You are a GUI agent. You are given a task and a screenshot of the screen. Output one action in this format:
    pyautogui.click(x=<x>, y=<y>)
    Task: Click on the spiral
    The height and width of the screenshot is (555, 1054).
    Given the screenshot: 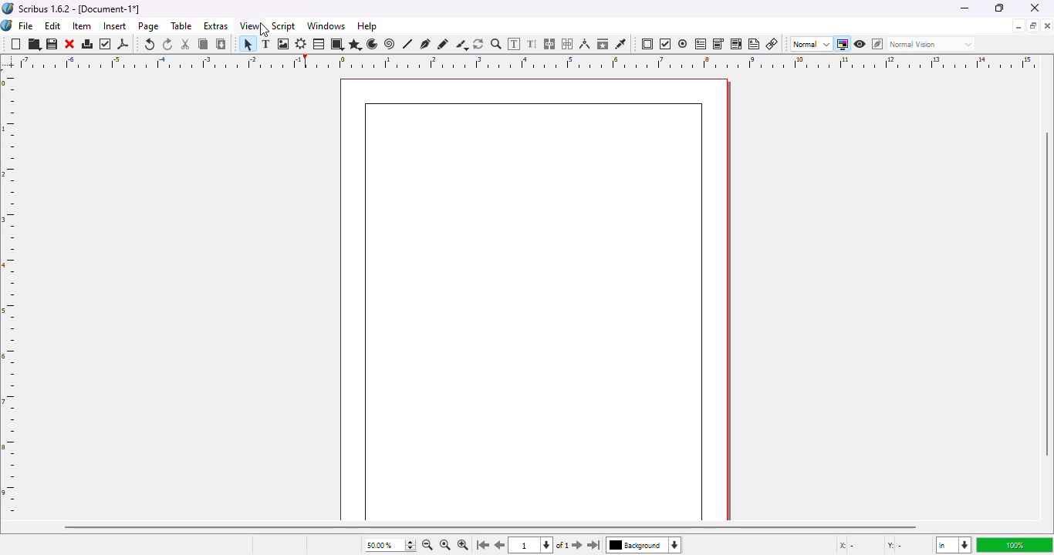 What is the action you would take?
    pyautogui.click(x=390, y=44)
    